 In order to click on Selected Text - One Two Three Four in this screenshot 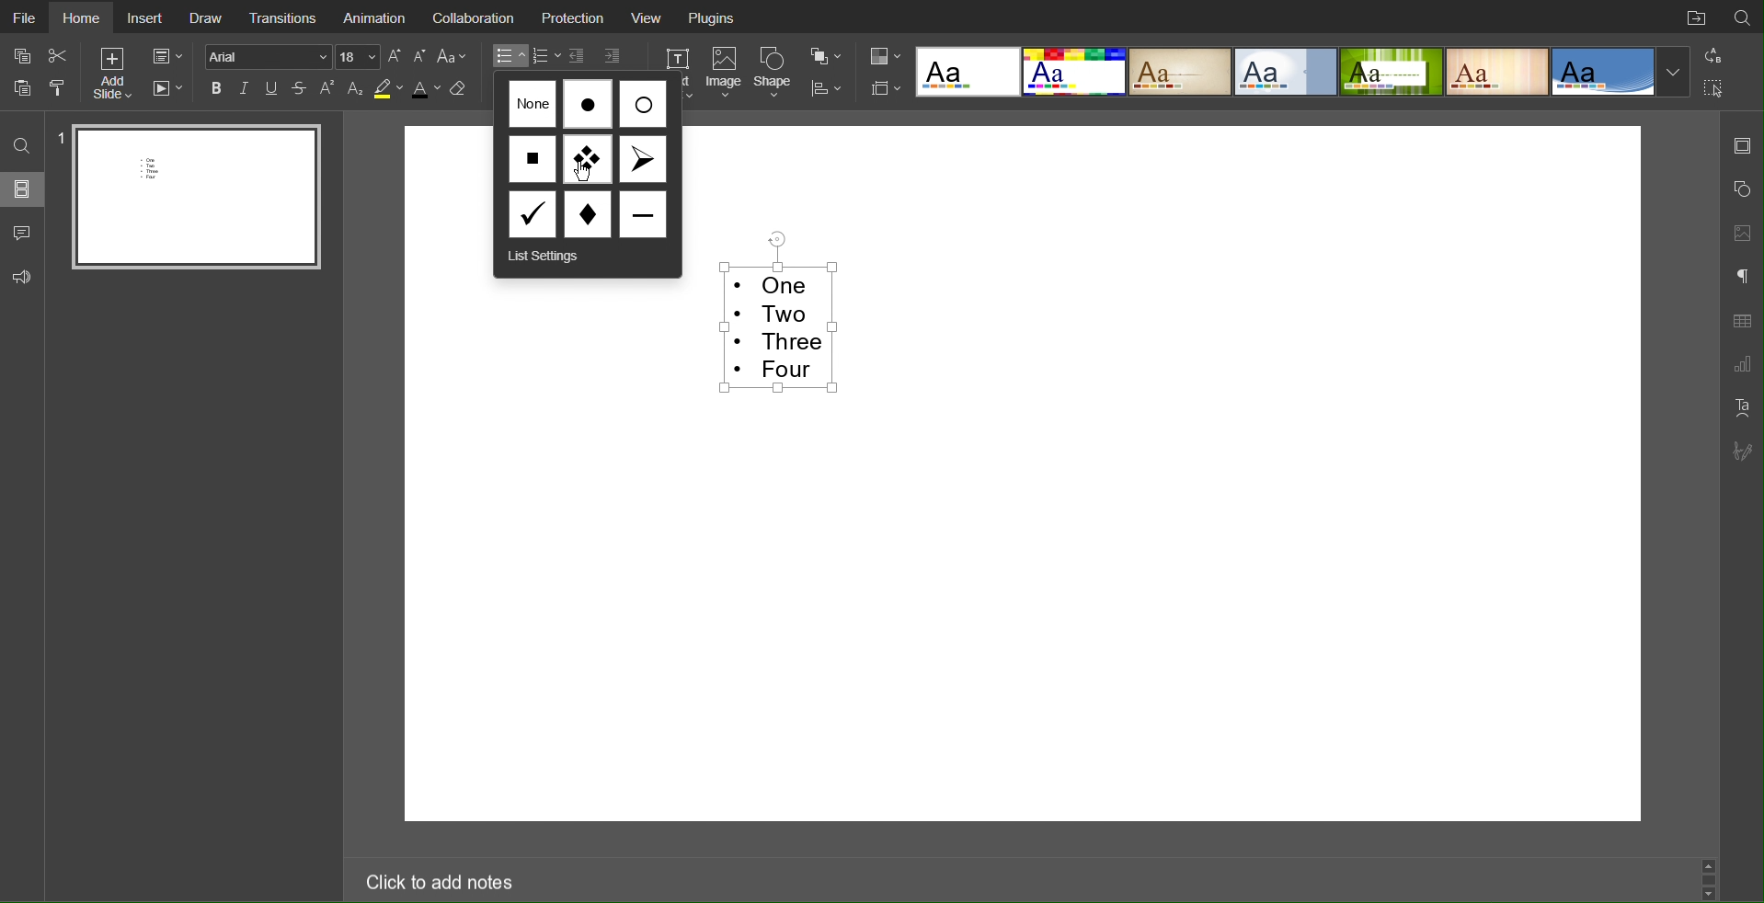, I will do `click(779, 322)`.